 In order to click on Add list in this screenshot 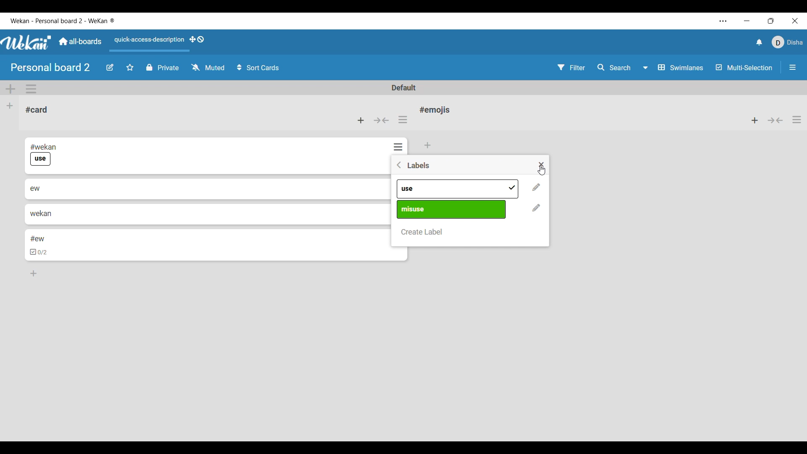, I will do `click(10, 106)`.